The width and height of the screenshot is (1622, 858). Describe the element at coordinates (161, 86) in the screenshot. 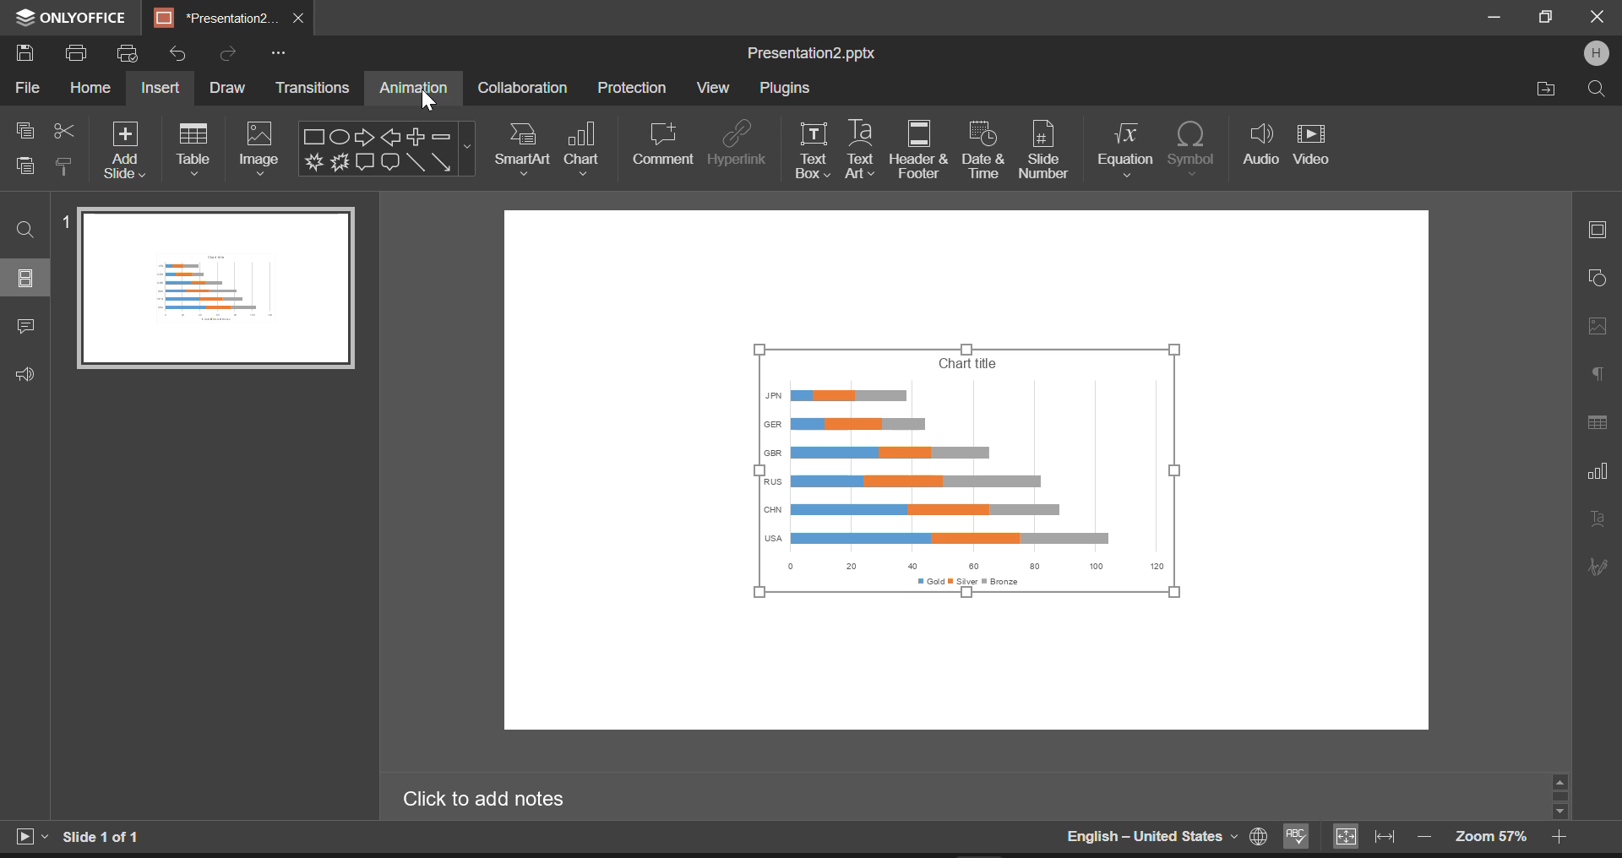

I see `Insert` at that location.